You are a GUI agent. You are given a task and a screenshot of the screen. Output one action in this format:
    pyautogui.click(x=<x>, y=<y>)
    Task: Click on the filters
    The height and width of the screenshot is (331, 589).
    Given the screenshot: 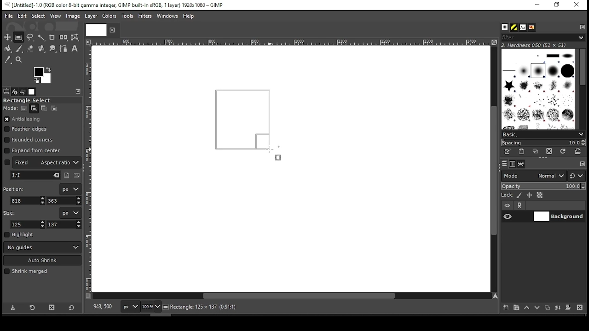 What is the action you would take?
    pyautogui.click(x=542, y=38)
    